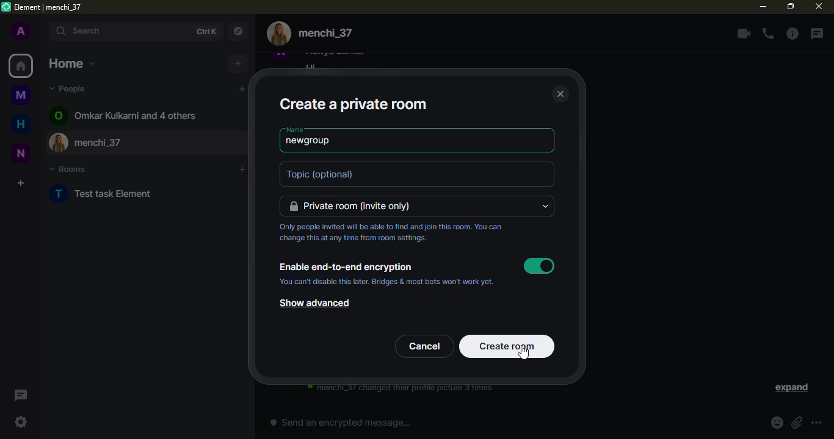 The width and height of the screenshot is (834, 439). I want to click on drop down, so click(545, 206).